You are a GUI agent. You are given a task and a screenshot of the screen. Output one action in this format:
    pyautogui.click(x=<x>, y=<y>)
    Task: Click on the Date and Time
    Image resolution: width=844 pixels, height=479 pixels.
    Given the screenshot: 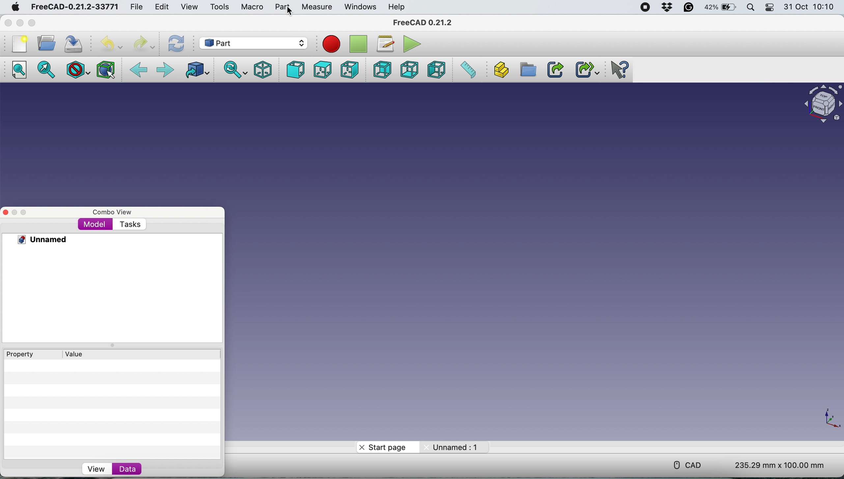 What is the action you would take?
    pyautogui.click(x=810, y=7)
    